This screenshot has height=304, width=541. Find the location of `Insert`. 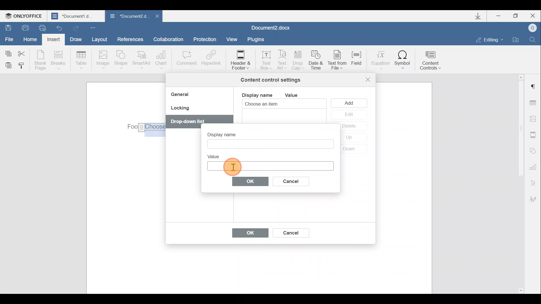

Insert is located at coordinates (54, 41).